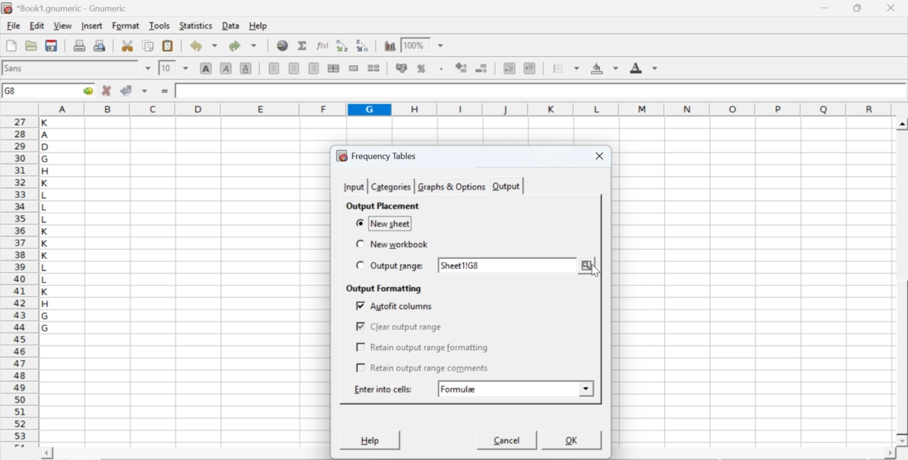  Describe the element at coordinates (382, 206) in the screenshot. I see `output placement` at that location.